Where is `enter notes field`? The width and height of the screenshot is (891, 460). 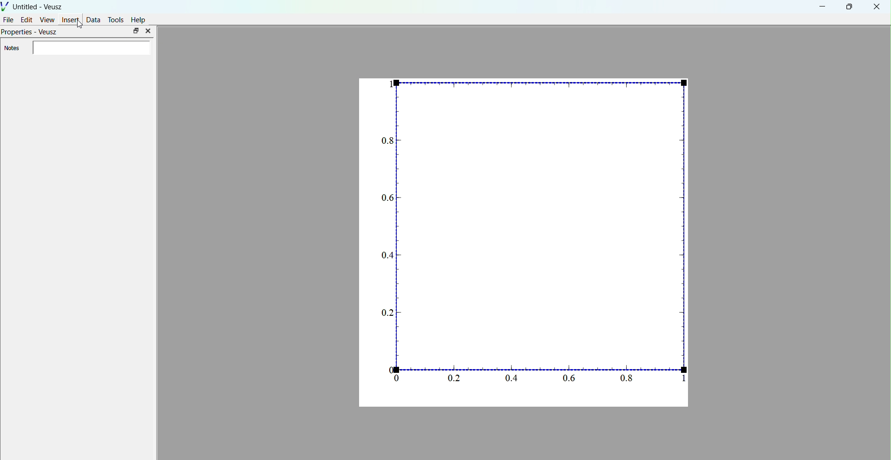 enter notes field is located at coordinates (91, 48).